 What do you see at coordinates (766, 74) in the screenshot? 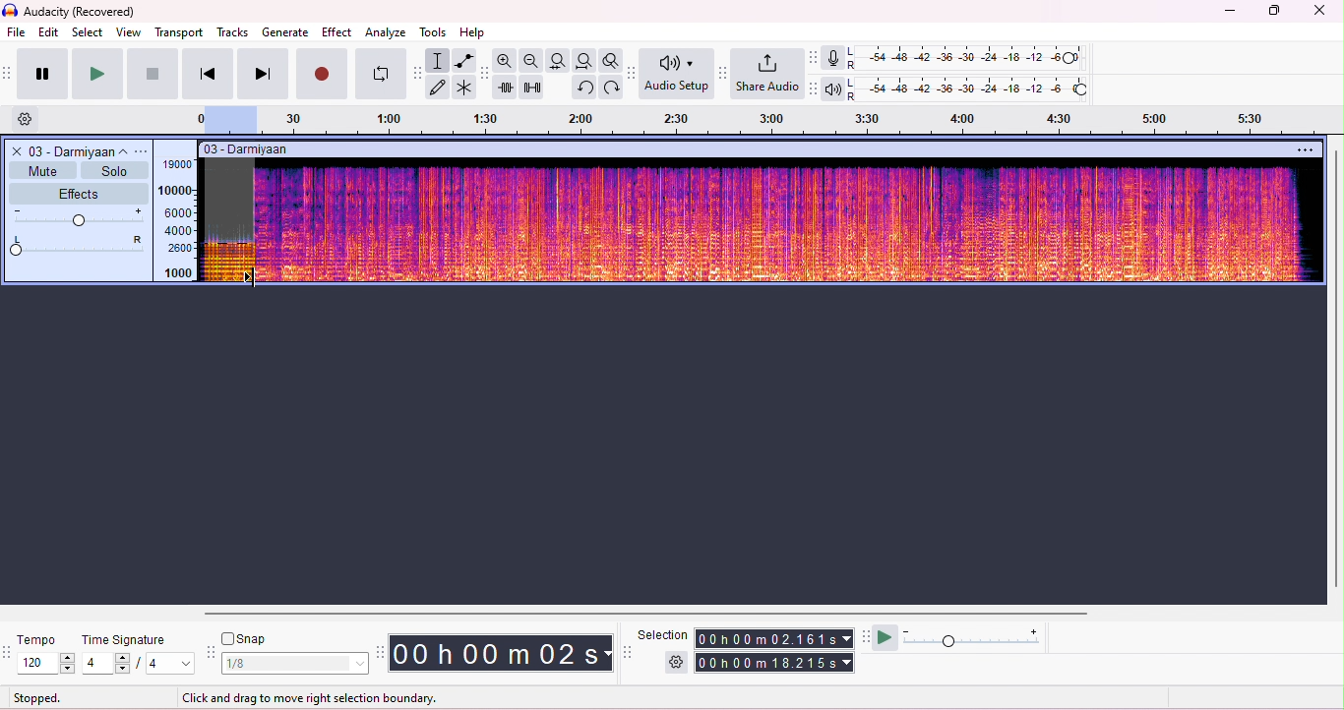
I see `share audio` at bounding box center [766, 74].